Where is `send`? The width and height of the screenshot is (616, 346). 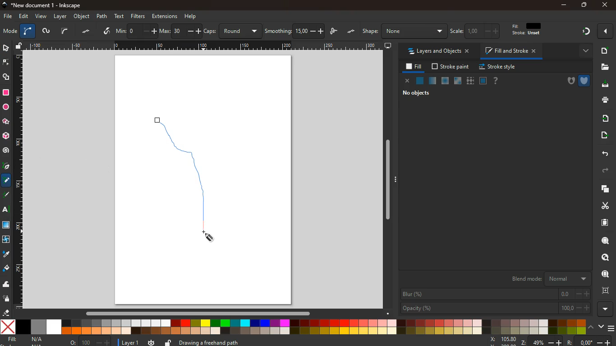 send is located at coordinates (606, 136).